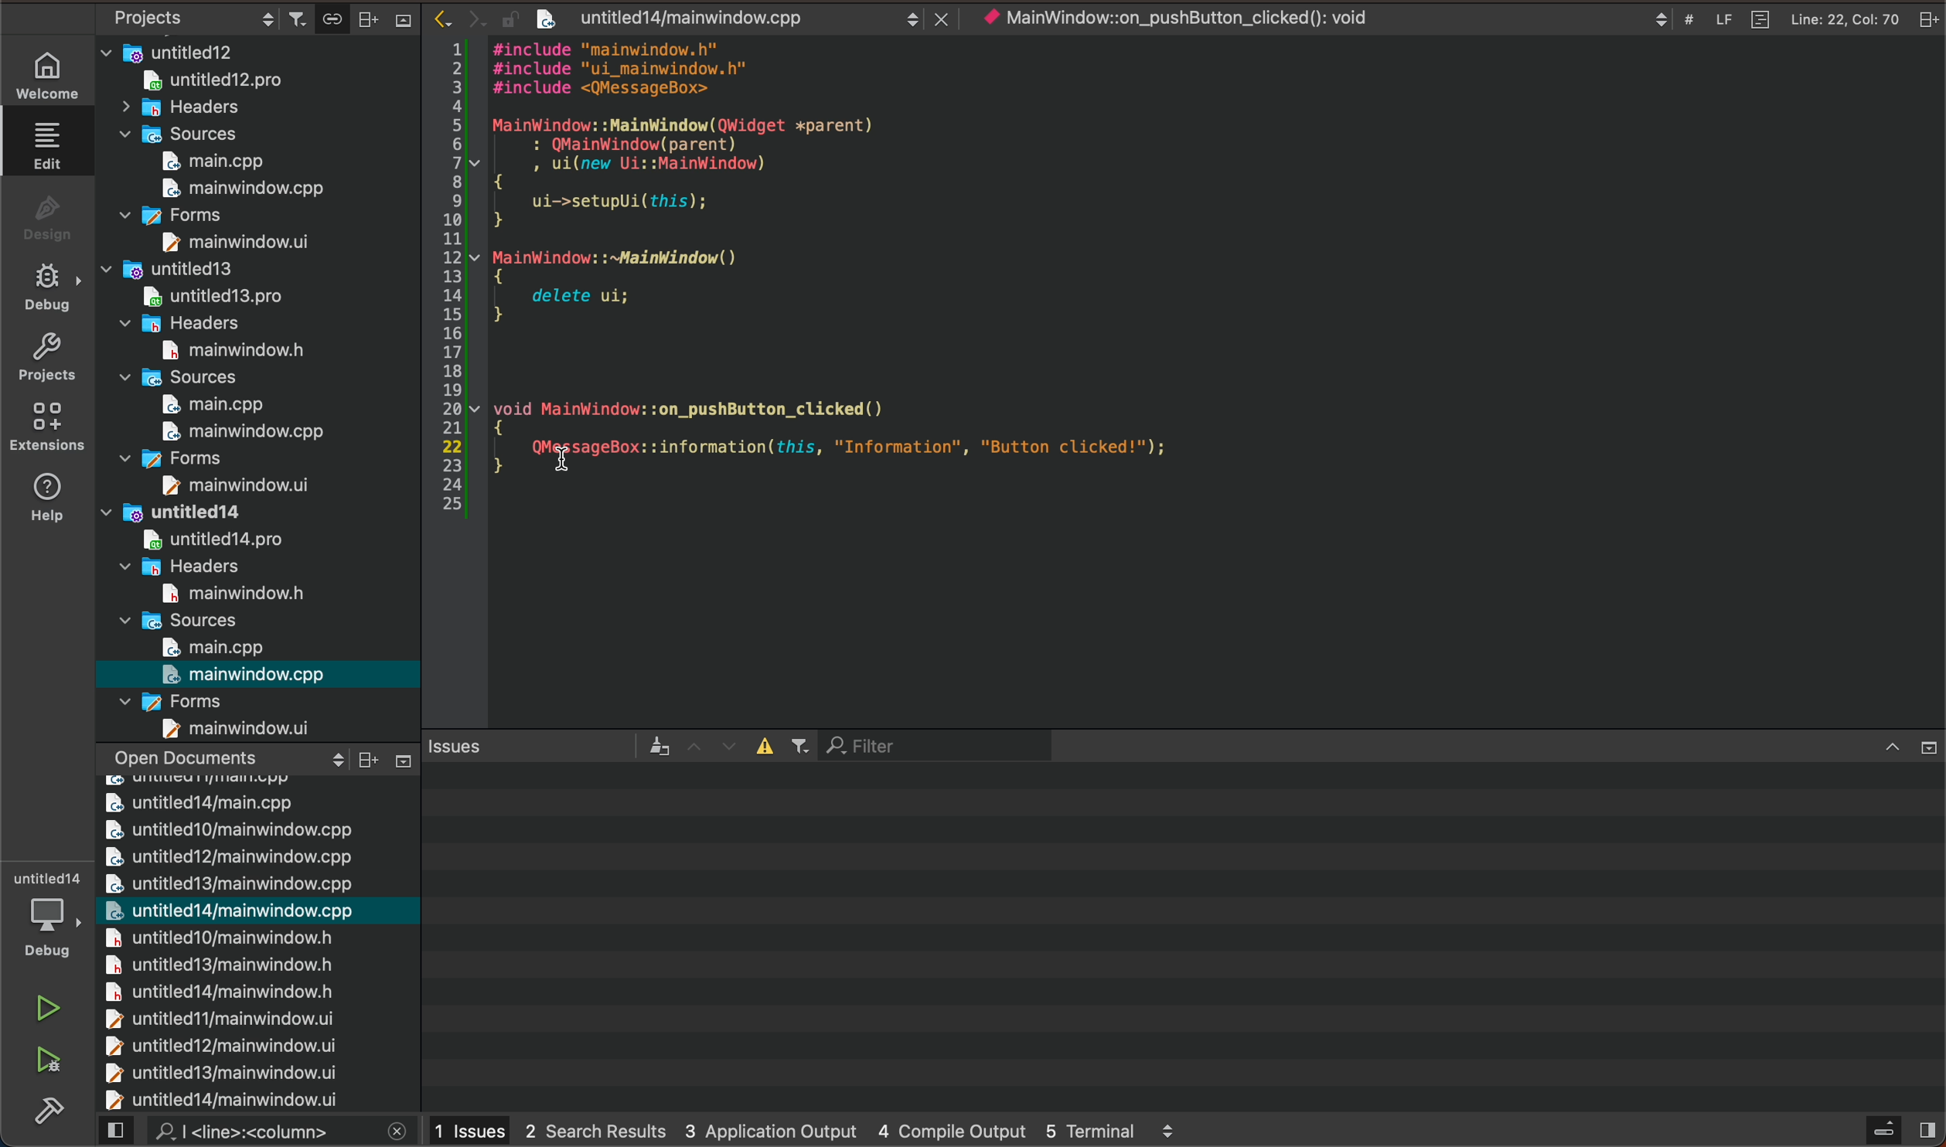 The height and width of the screenshot is (1147, 1946). I want to click on main.cpp, so click(200, 406).